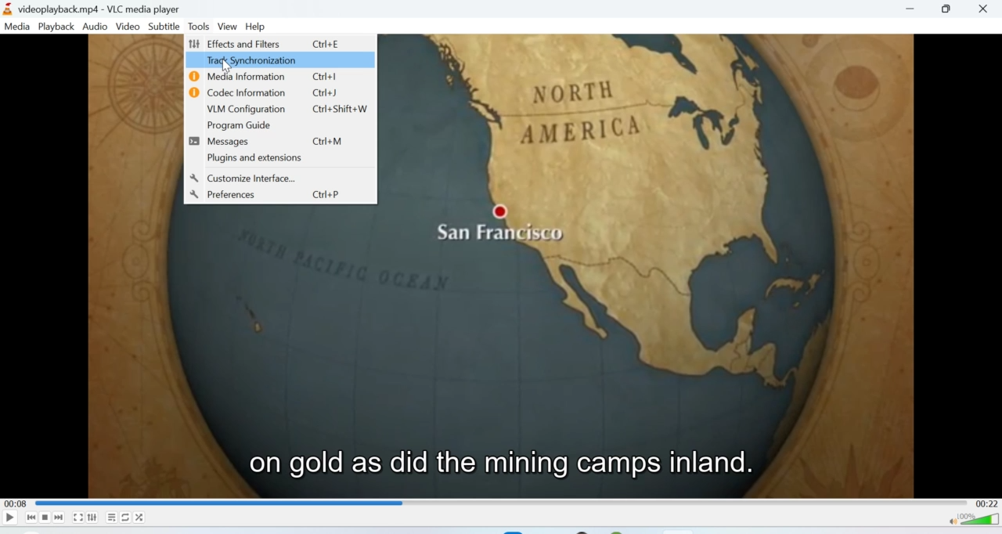 The width and height of the screenshot is (1002, 534). Describe the element at coordinates (31, 517) in the screenshot. I see `Seek backwards` at that location.